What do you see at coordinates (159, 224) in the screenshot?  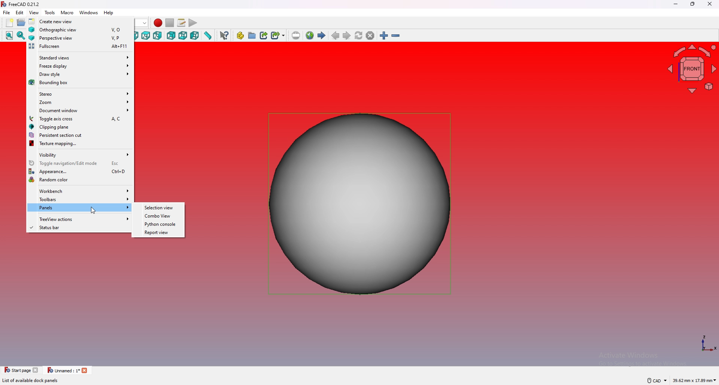 I see `python console` at bounding box center [159, 224].